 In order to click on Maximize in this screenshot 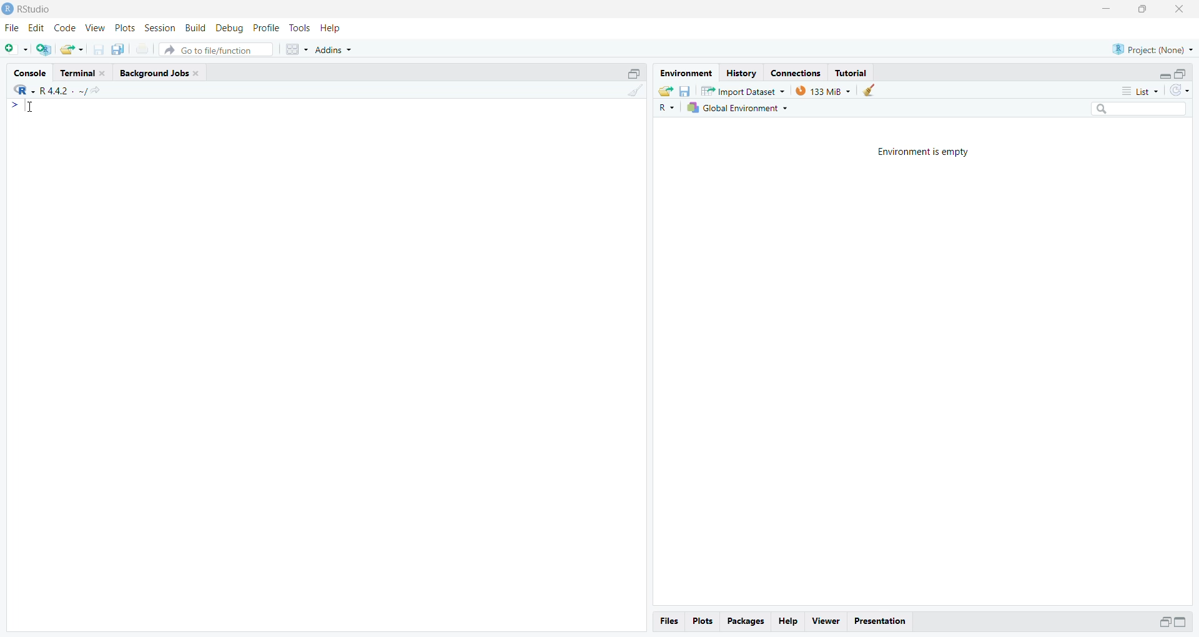, I will do `click(1181, 74)`.